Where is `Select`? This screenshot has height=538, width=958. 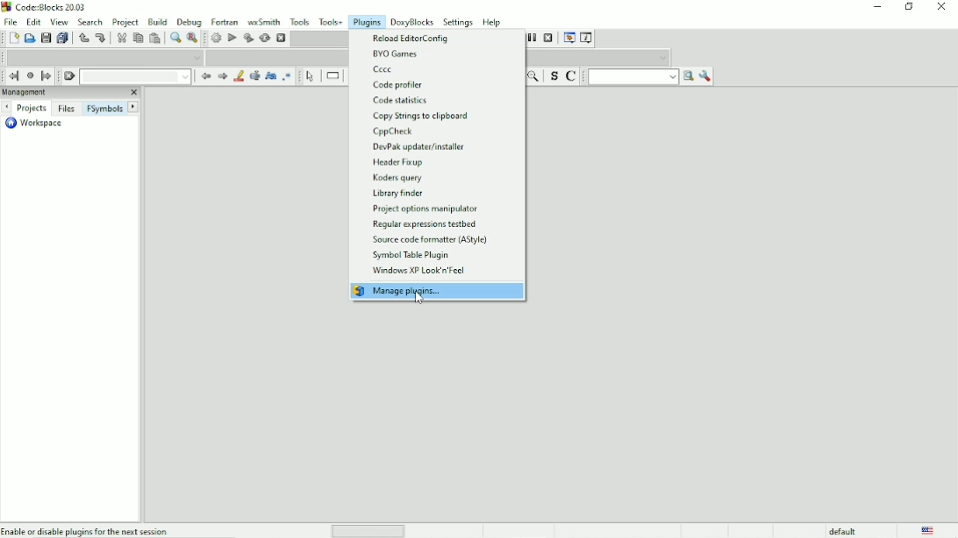
Select is located at coordinates (311, 75).